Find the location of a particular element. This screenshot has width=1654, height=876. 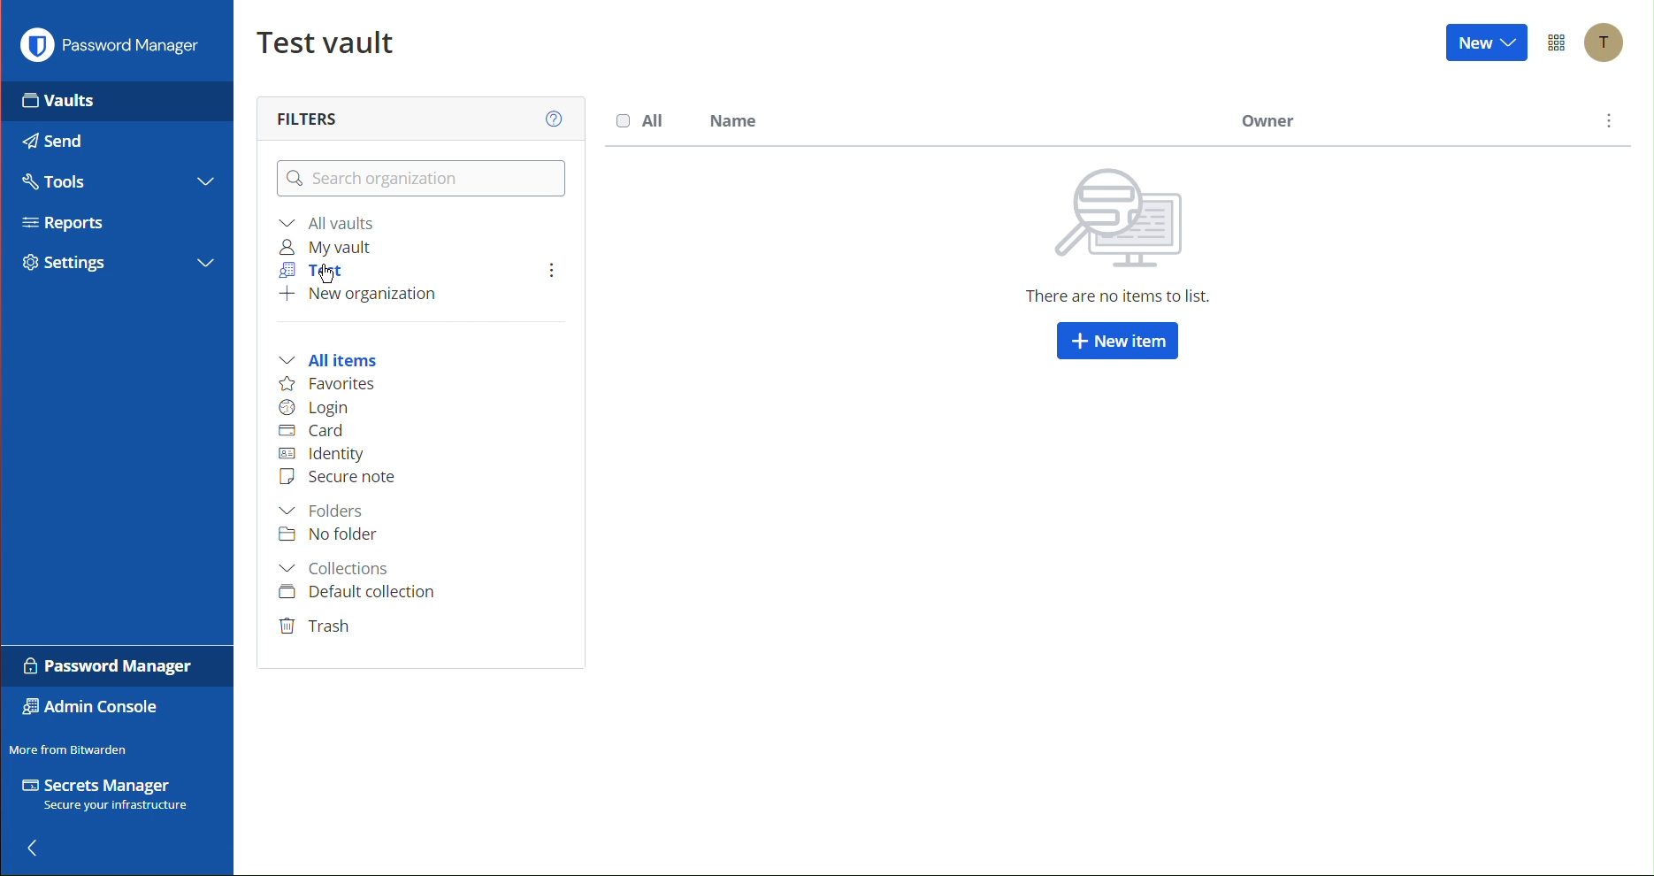

Cursor is located at coordinates (327, 276).